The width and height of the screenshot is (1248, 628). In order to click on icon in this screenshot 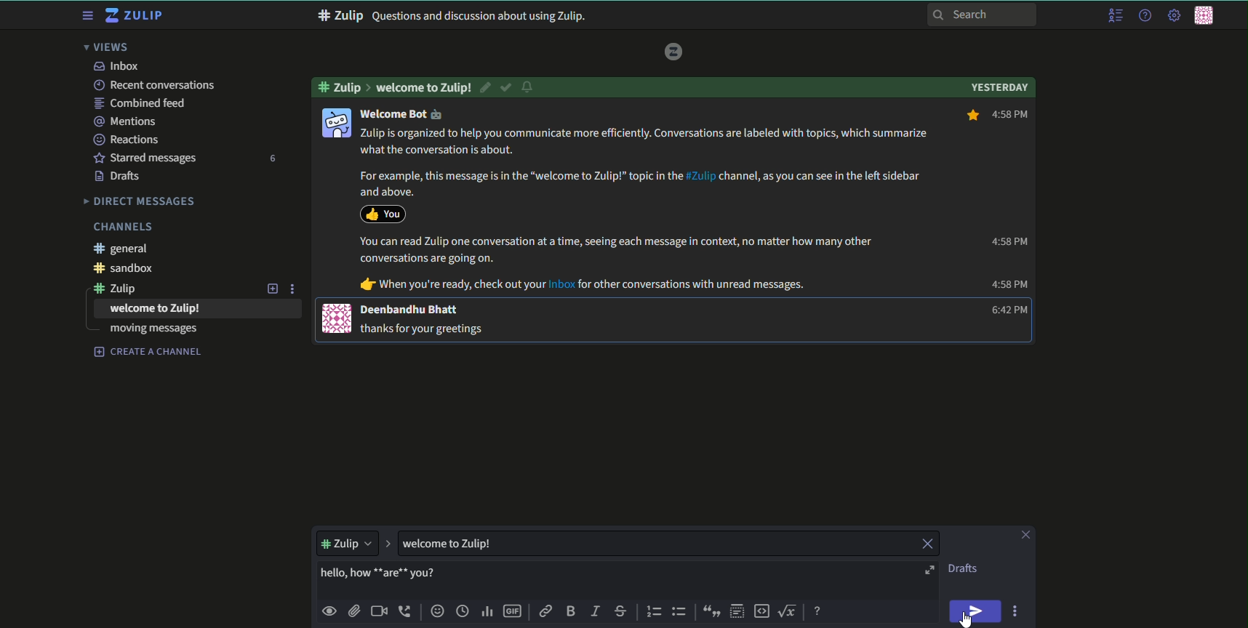, I will do `click(337, 122)`.